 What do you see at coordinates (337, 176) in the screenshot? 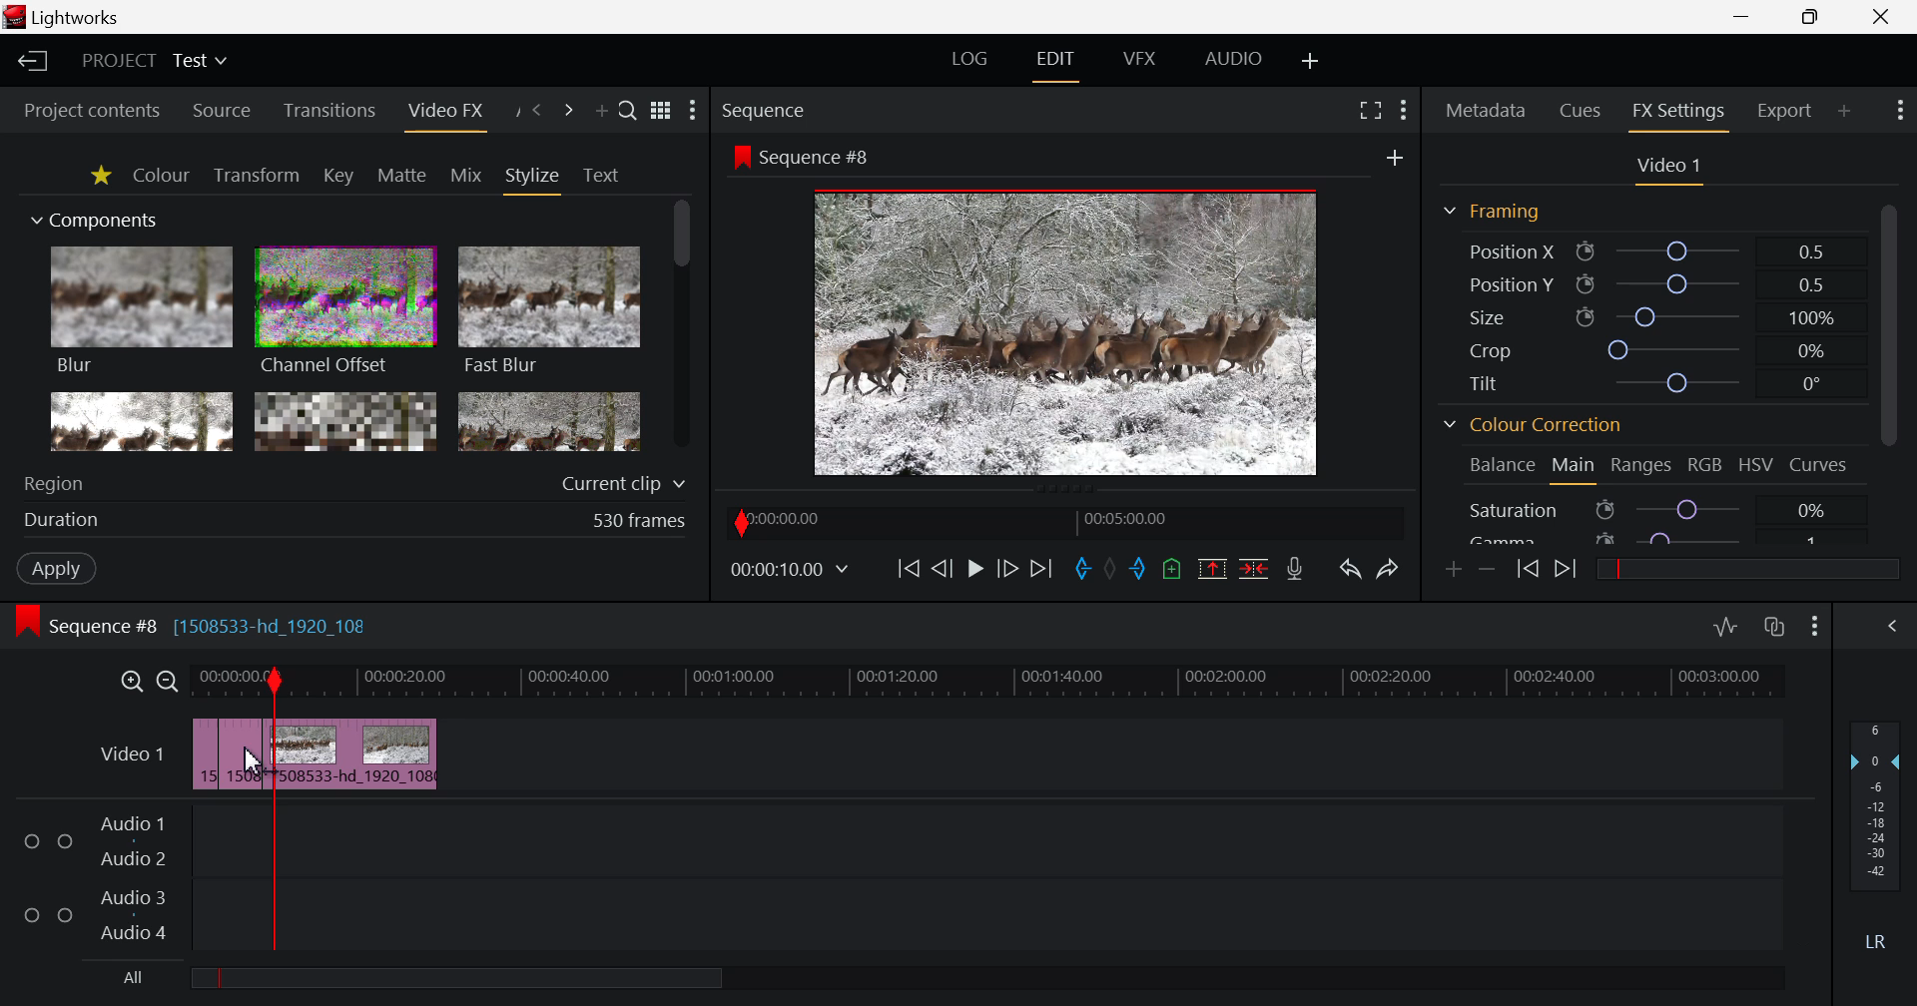
I see `Key` at bounding box center [337, 176].